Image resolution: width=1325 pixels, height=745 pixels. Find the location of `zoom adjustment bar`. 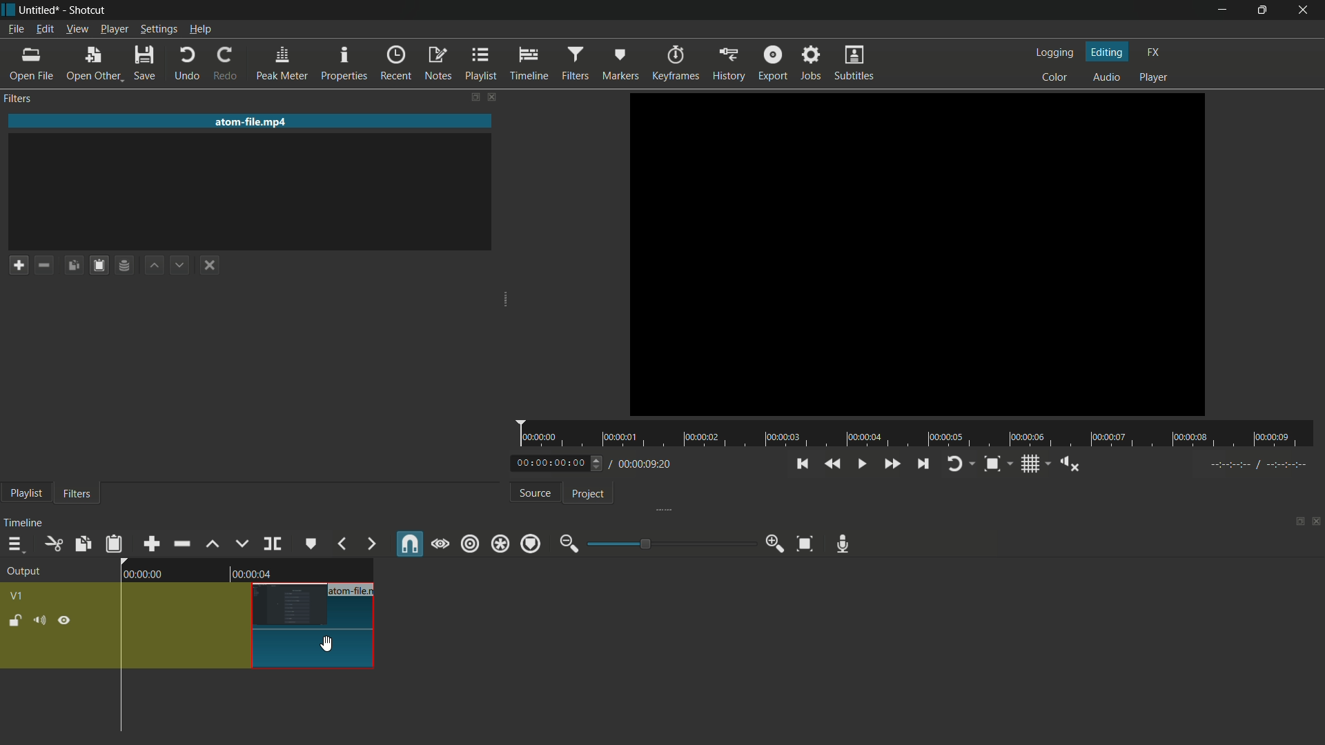

zoom adjustment bar is located at coordinates (669, 543).